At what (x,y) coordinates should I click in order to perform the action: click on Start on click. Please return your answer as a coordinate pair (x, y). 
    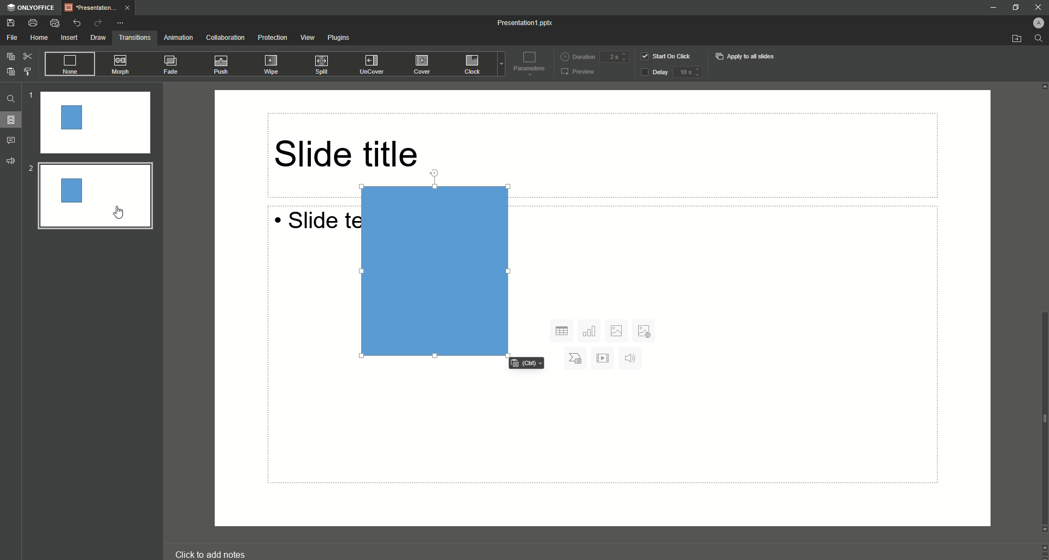
    Looking at the image, I should click on (667, 56).